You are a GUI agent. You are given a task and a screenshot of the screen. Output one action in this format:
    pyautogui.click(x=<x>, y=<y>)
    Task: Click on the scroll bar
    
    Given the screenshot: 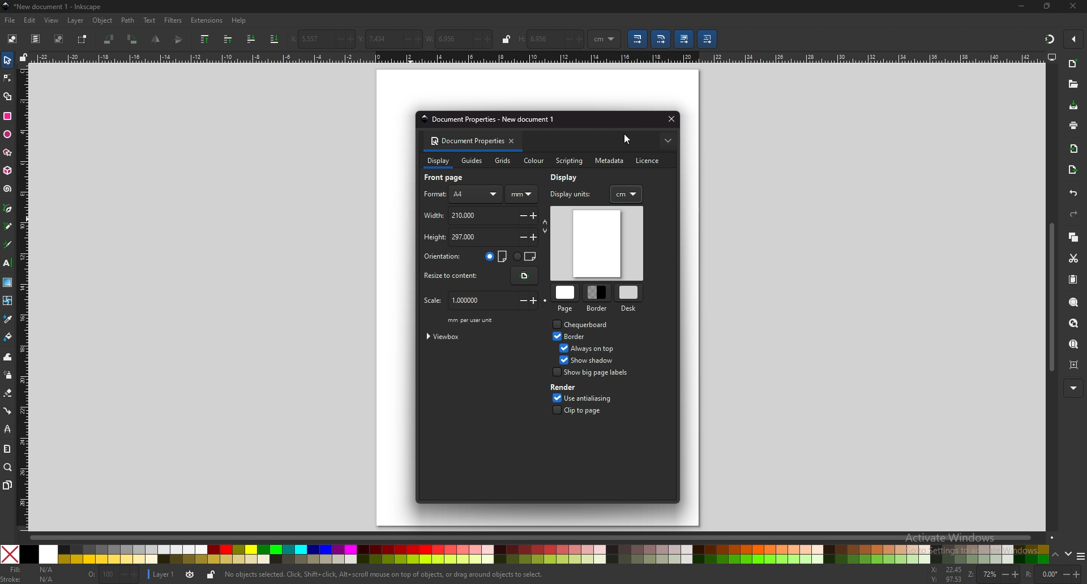 What is the action you would take?
    pyautogui.click(x=1052, y=298)
    